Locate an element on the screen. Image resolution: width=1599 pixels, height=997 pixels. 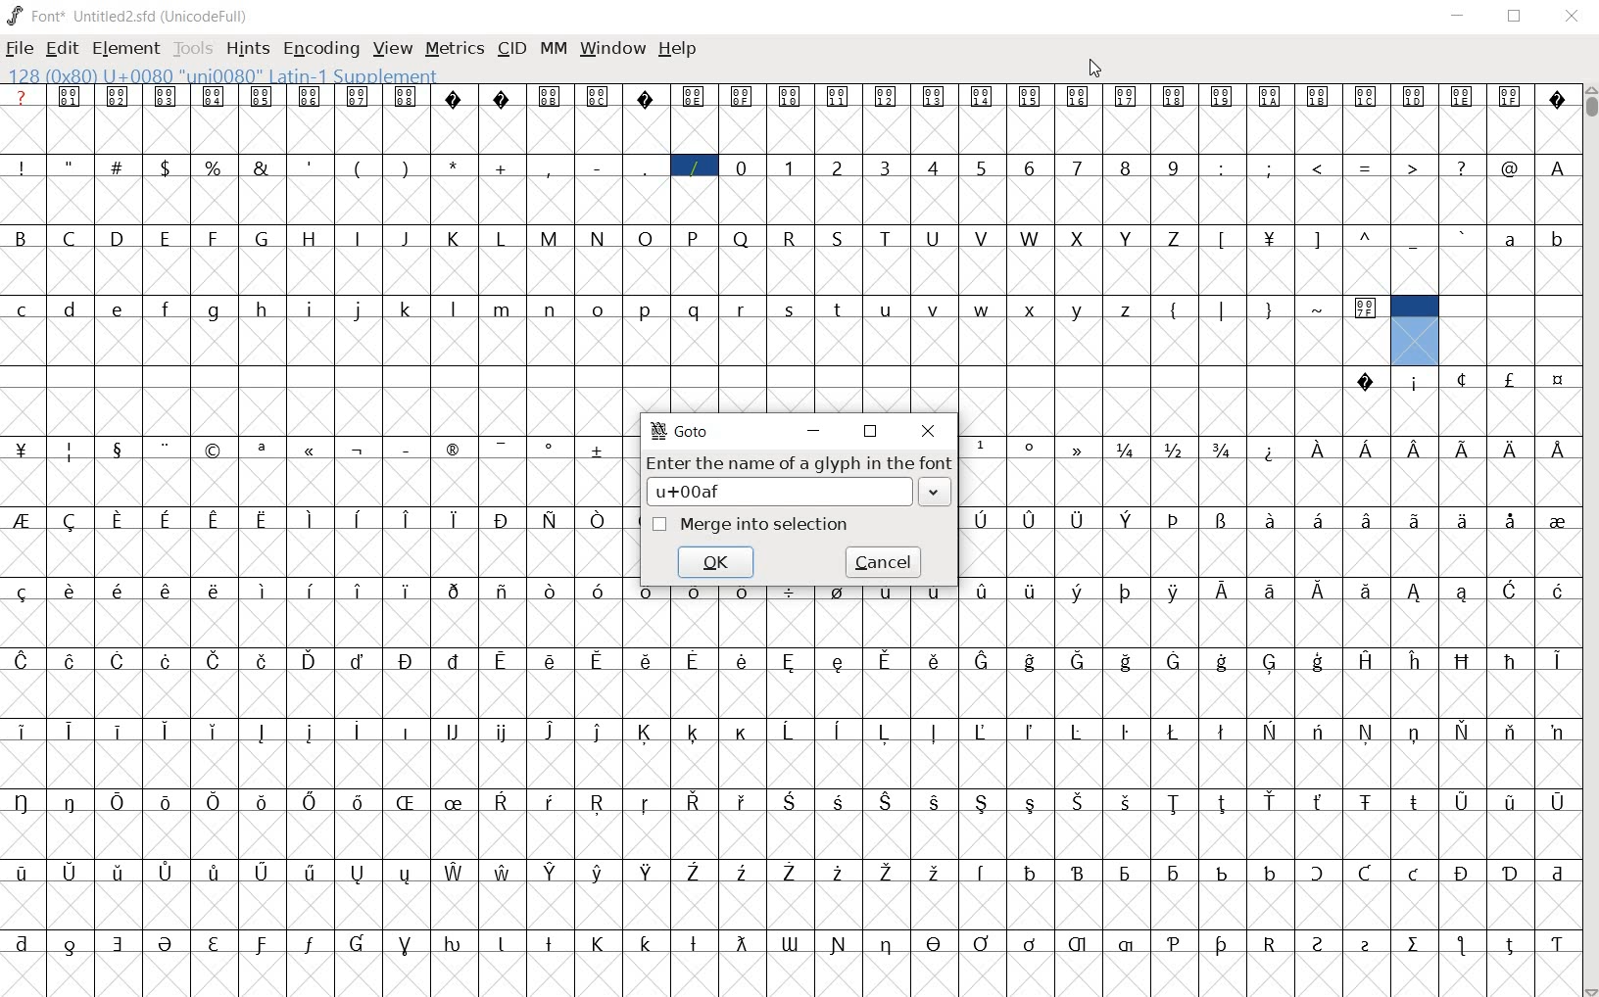
Symbol is located at coordinates (1415, 447).